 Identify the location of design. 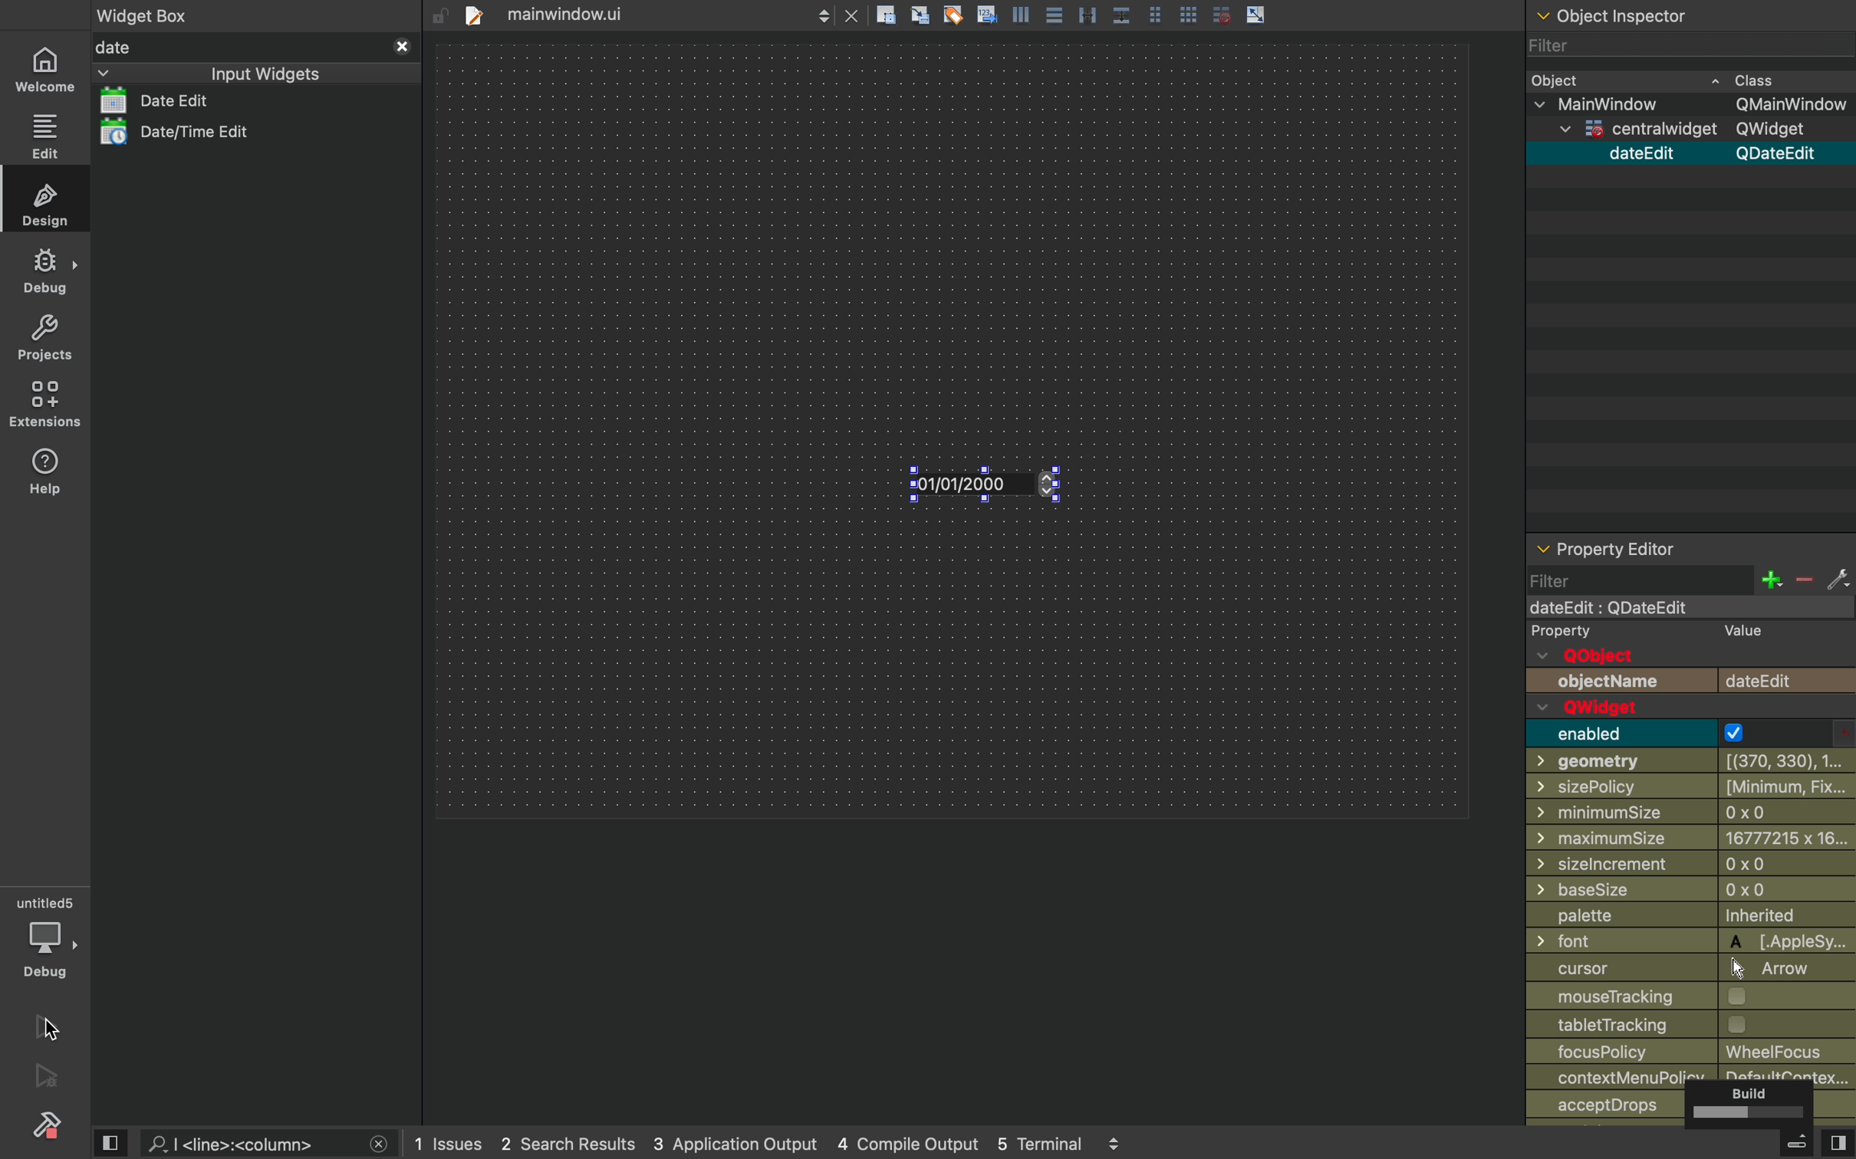
(43, 200).